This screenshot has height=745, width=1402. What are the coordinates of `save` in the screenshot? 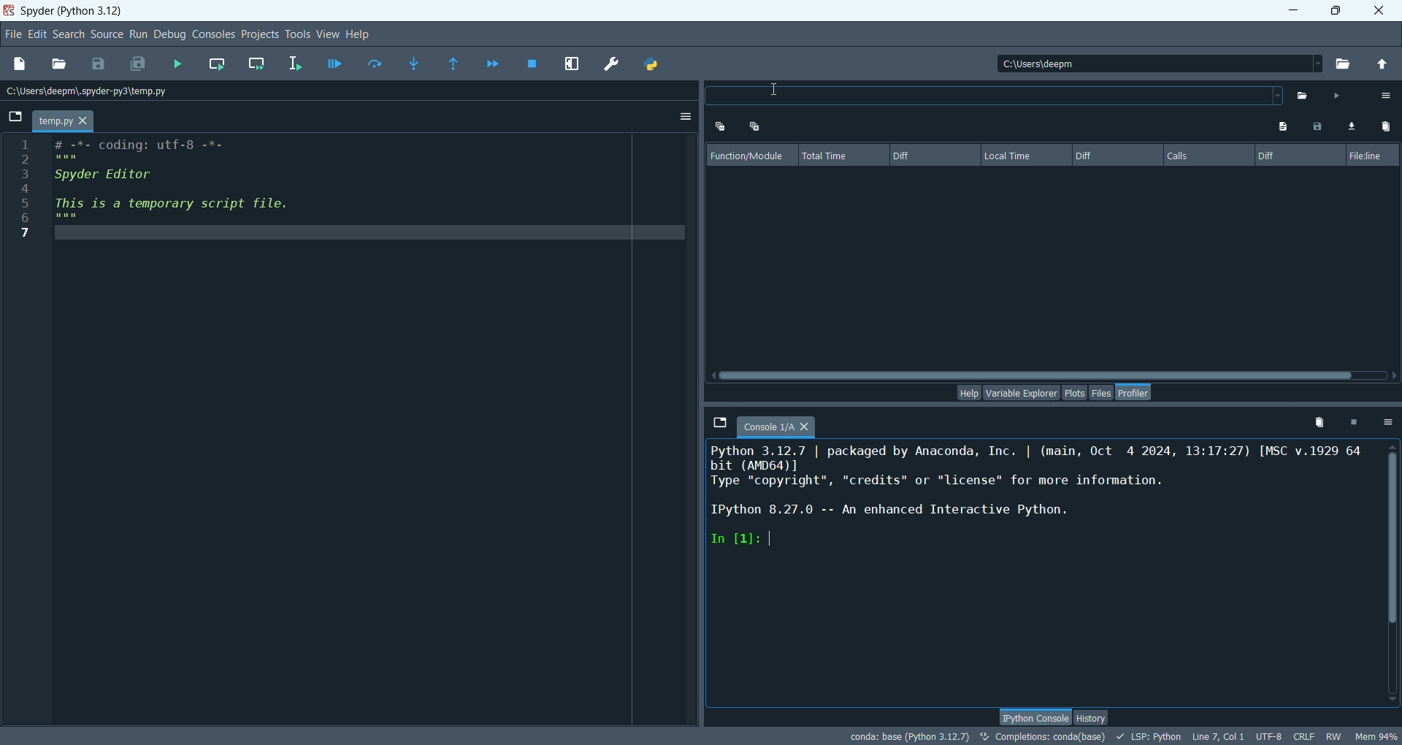 It's located at (1316, 126).